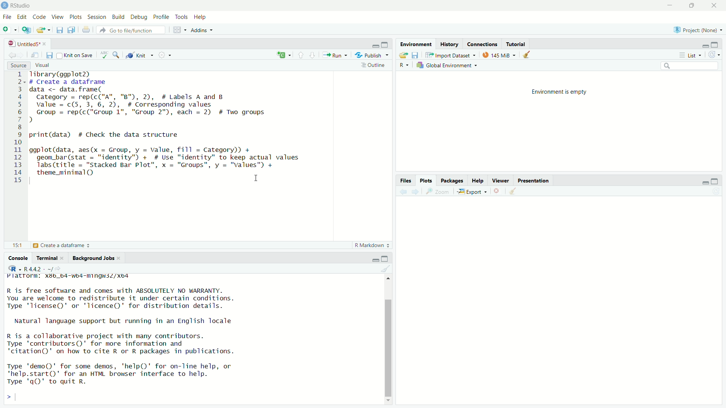  Describe the element at coordinates (18, 65) in the screenshot. I see `Source` at that location.